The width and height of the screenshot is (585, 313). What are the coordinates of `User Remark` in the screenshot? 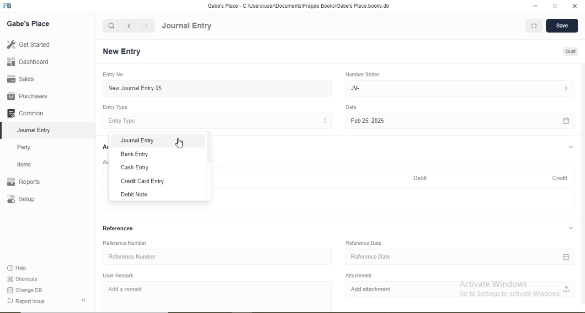 It's located at (120, 275).